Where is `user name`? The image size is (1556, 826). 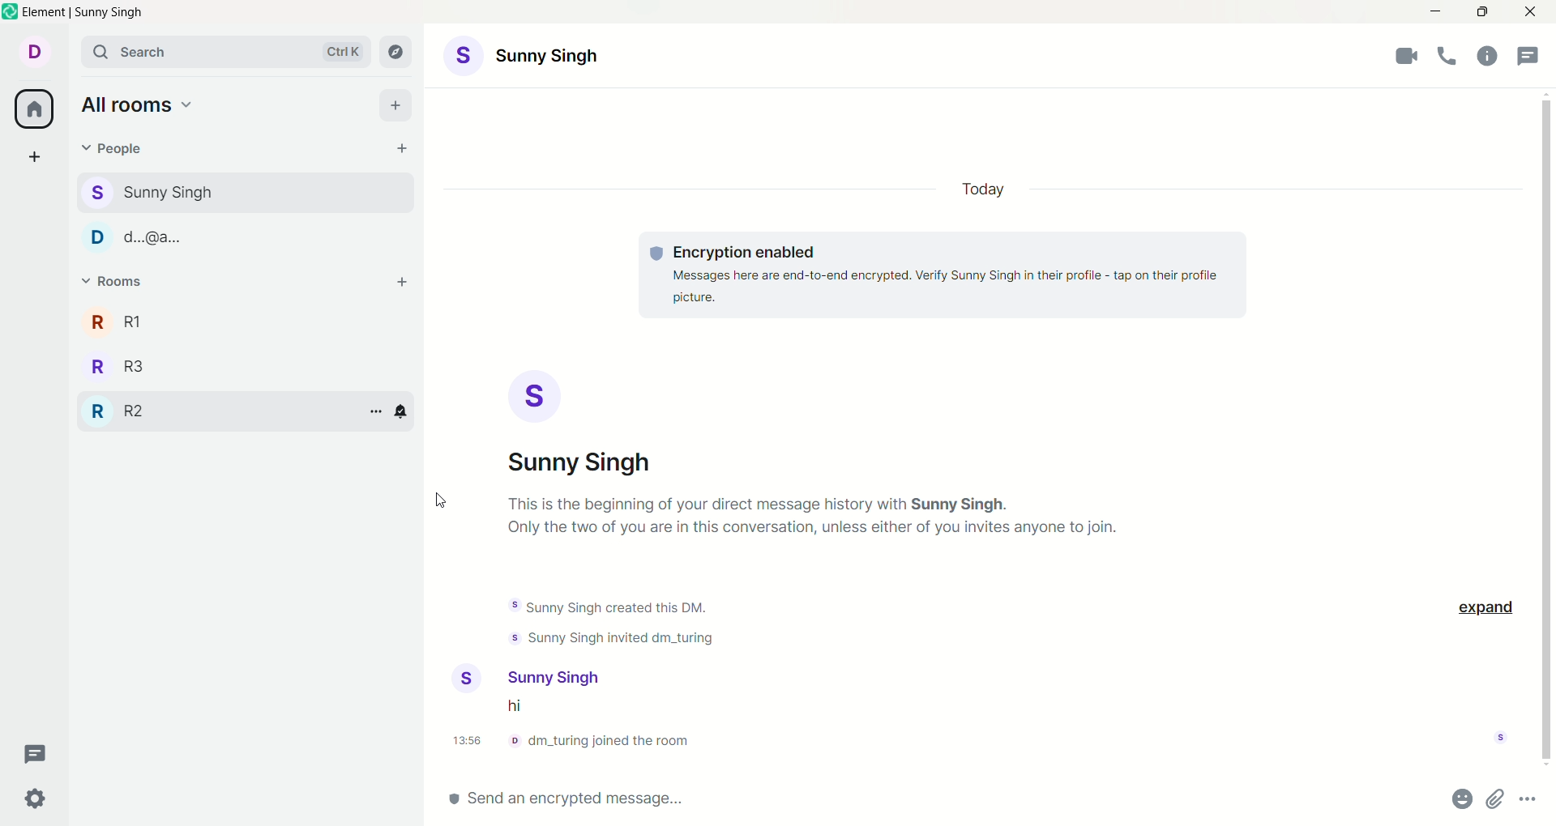 user name is located at coordinates (557, 675).